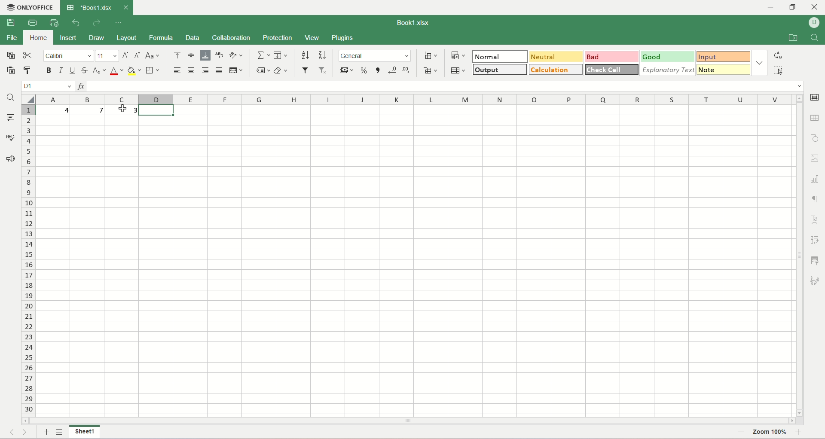 The image size is (825, 439). Describe the element at coordinates (10, 137) in the screenshot. I see `spell check` at that location.